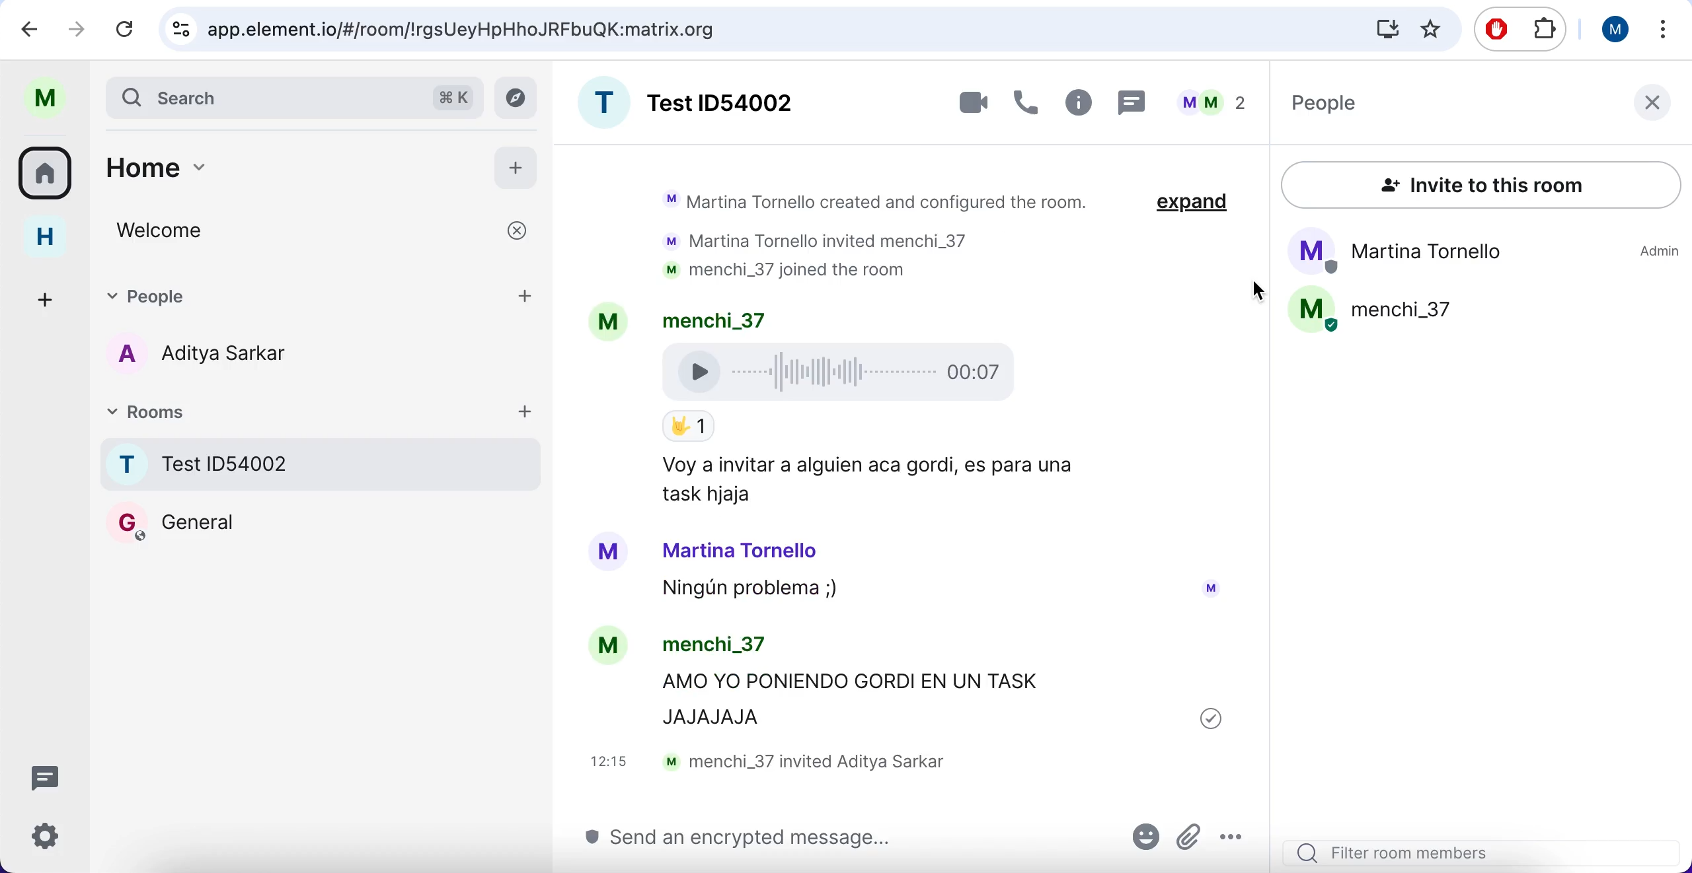 The width and height of the screenshot is (1692, 873). I want to click on people, so click(298, 291).